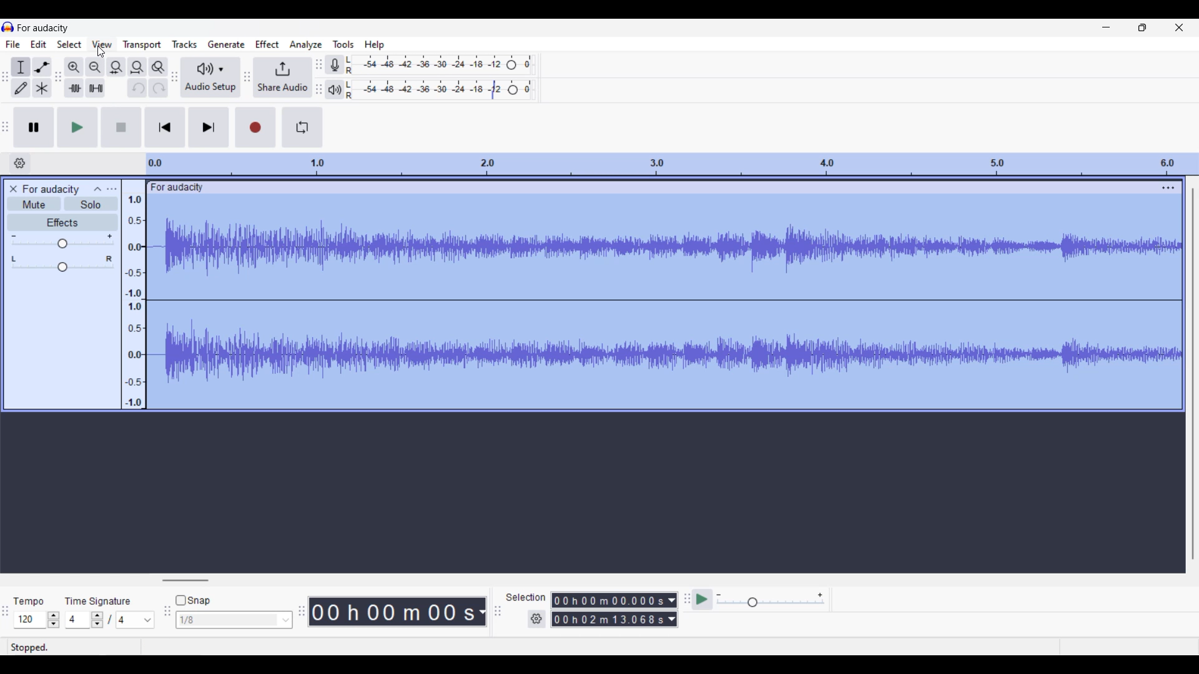 This screenshot has height=674, width=1199. I want to click on Scale to measure length of track, so click(673, 164).